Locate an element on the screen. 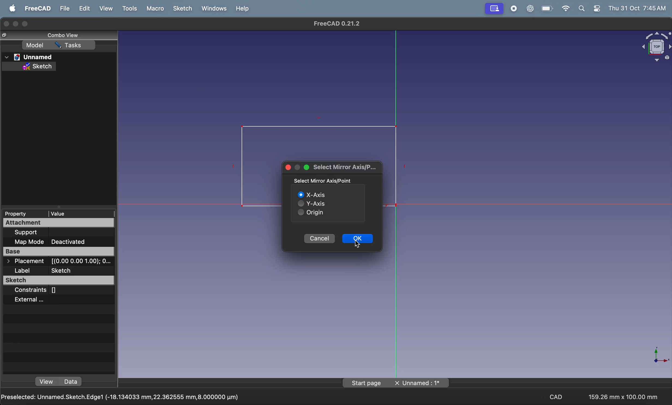  record is located at coordinates (512, 8).